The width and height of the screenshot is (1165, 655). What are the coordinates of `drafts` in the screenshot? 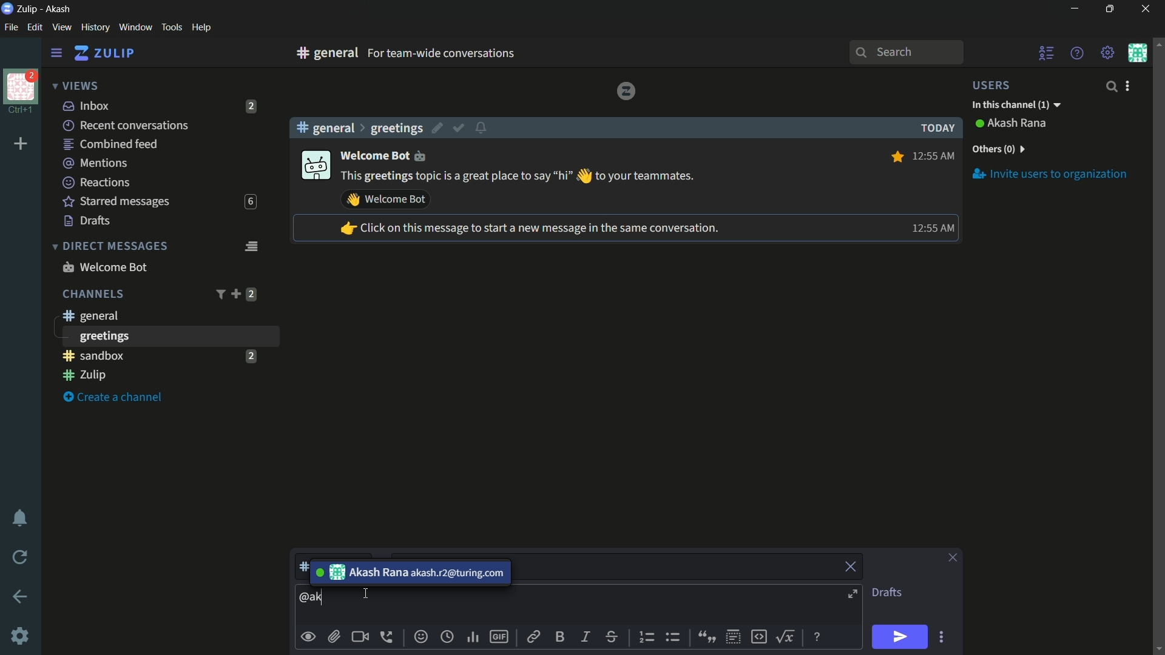 It's located at (886, 593).